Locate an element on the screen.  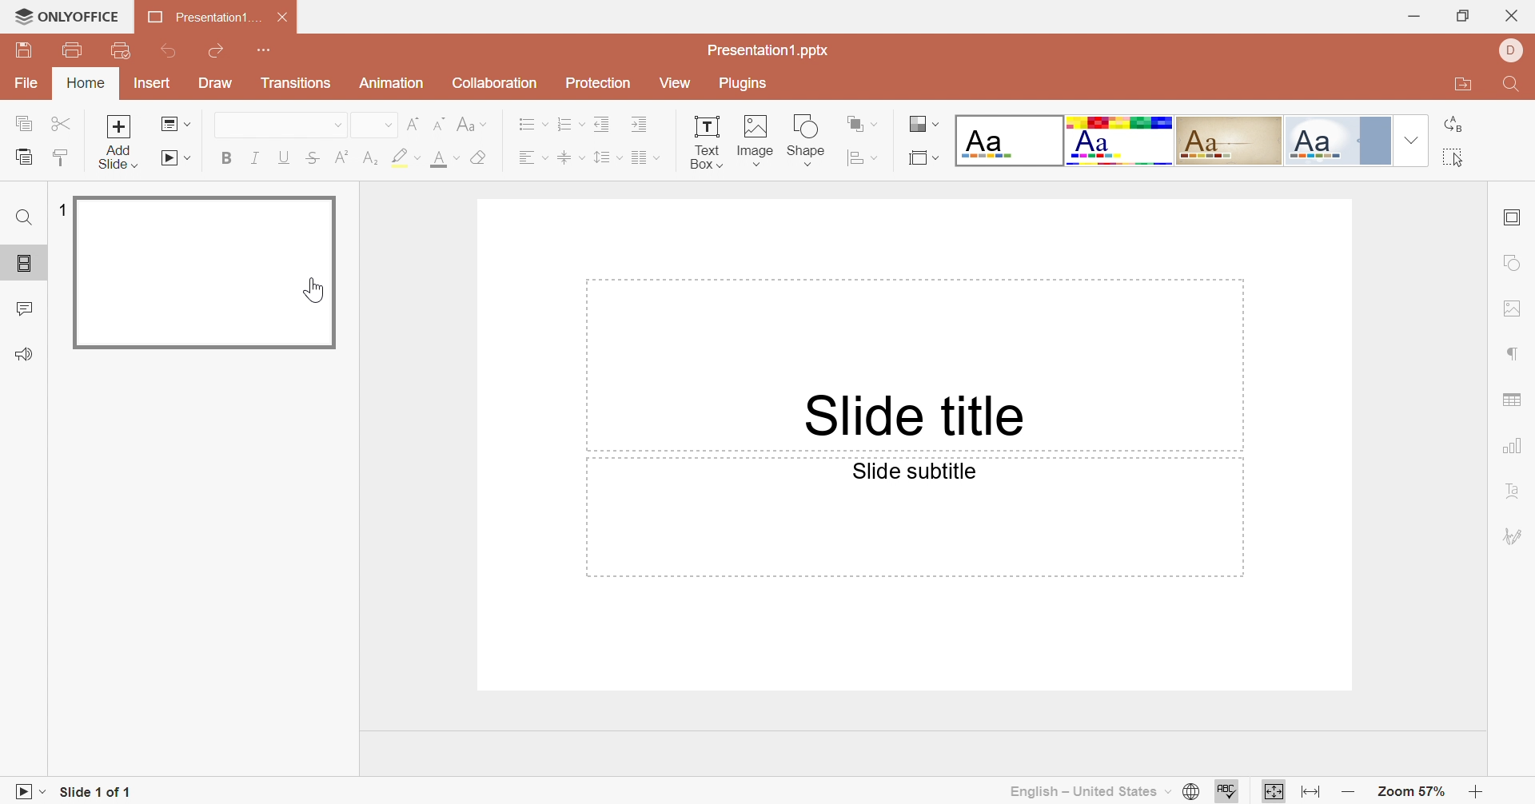
Subscript is located at coordinates (372, 157).